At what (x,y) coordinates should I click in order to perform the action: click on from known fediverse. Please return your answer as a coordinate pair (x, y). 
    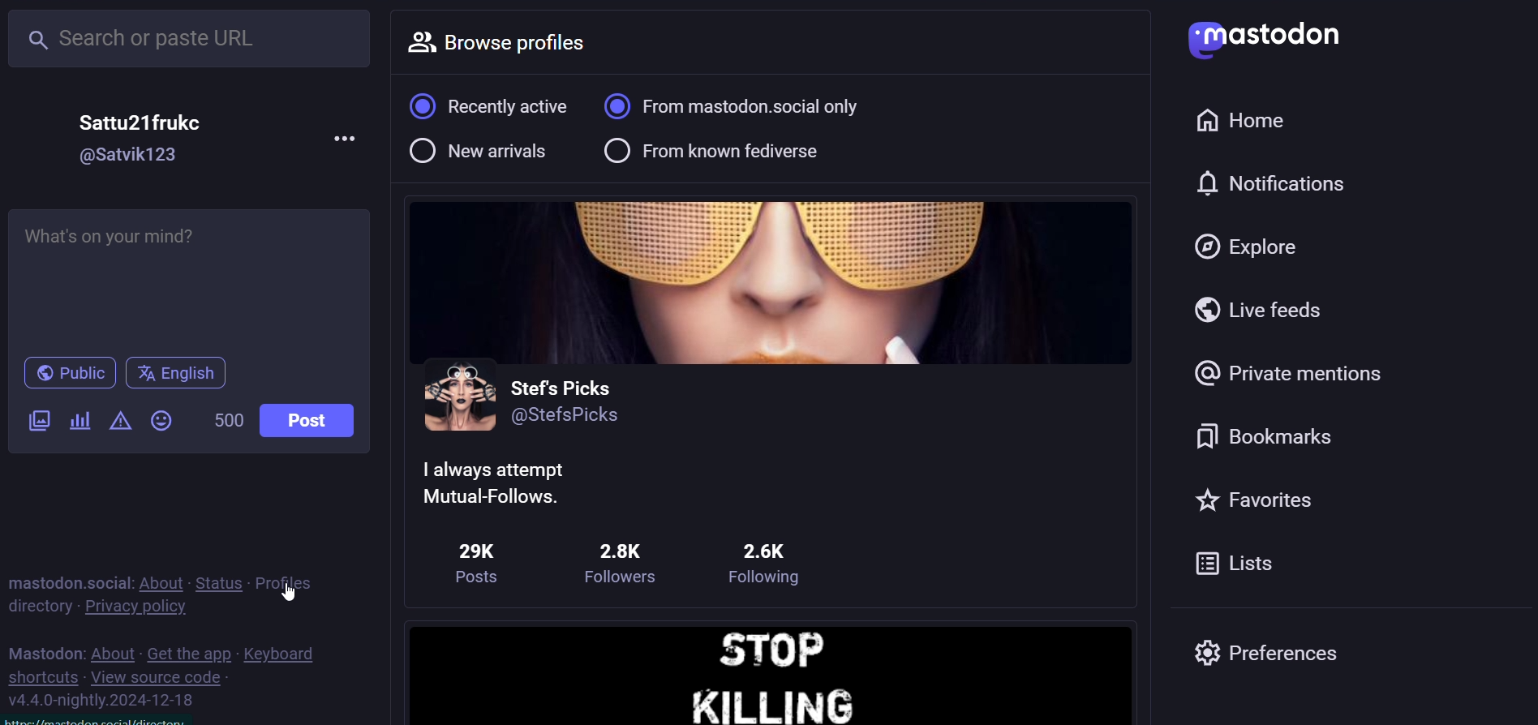
    Looking at the image, I should click on (718, 152).